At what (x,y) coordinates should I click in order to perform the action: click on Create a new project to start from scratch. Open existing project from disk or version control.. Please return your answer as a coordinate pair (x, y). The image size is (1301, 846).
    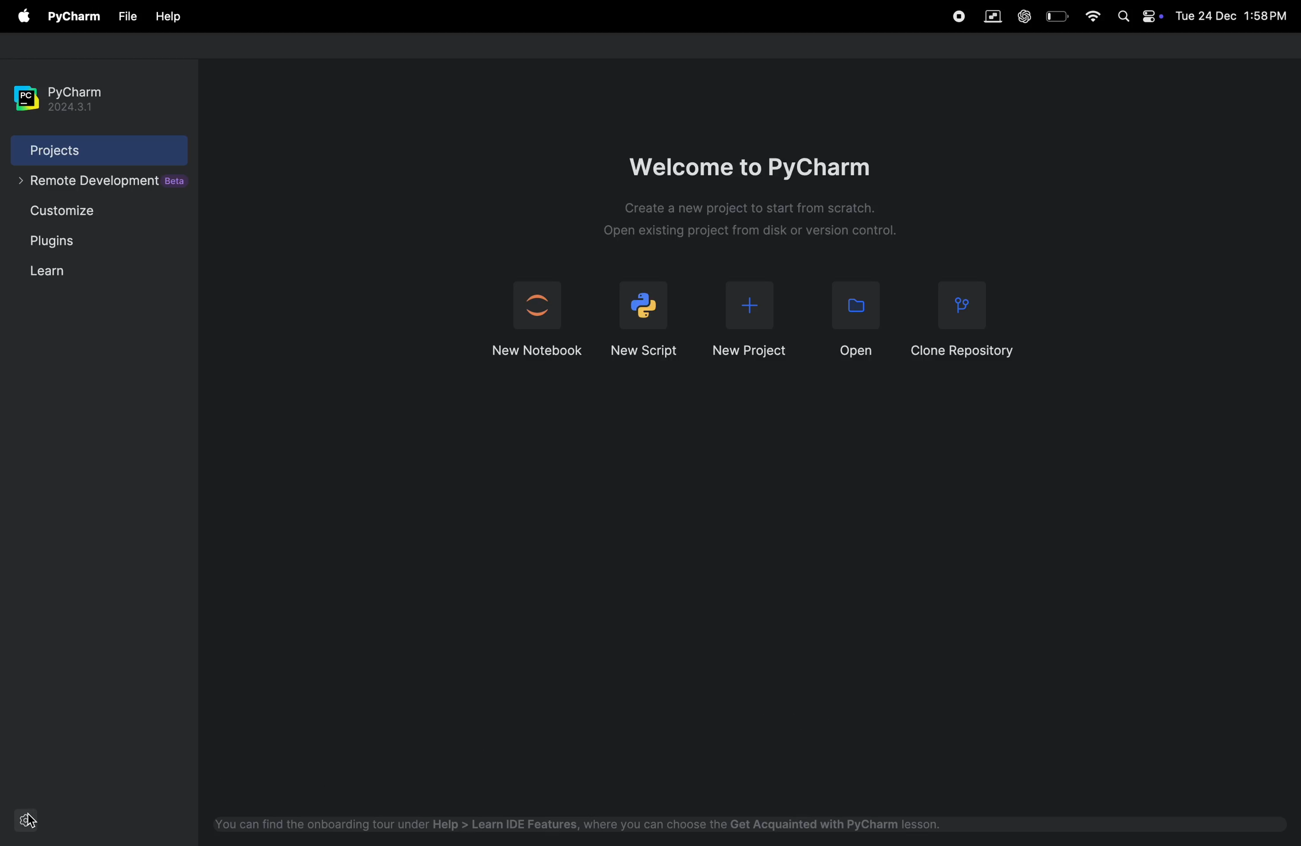
    Looking at the image, I should click on (746, 222).